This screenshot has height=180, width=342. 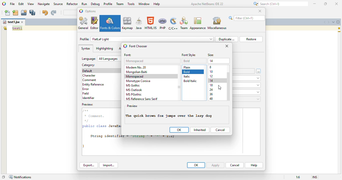 What do you see at coordinates (220, 87) in the screenshot?
I see `cursor` at bounding box center [220, 87].